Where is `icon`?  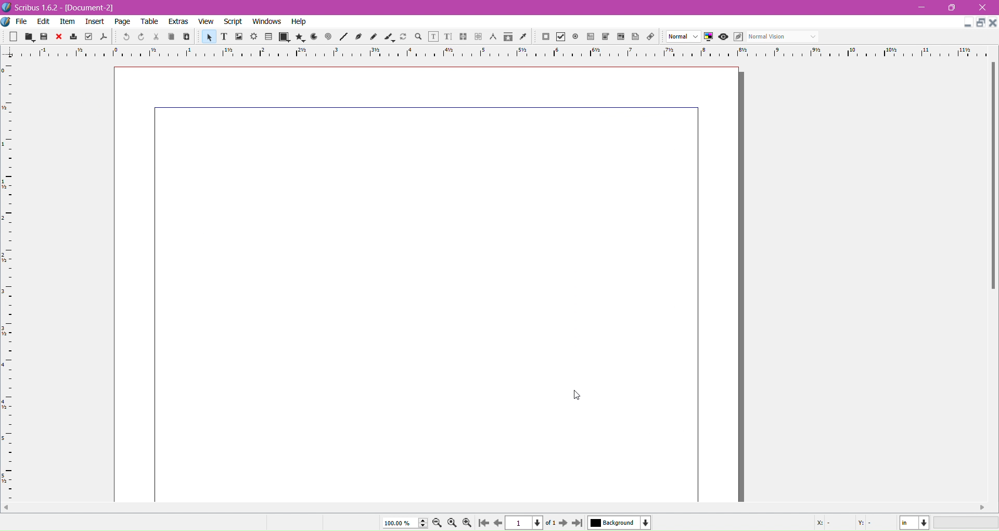
icon is located at coordinates (722, 37).